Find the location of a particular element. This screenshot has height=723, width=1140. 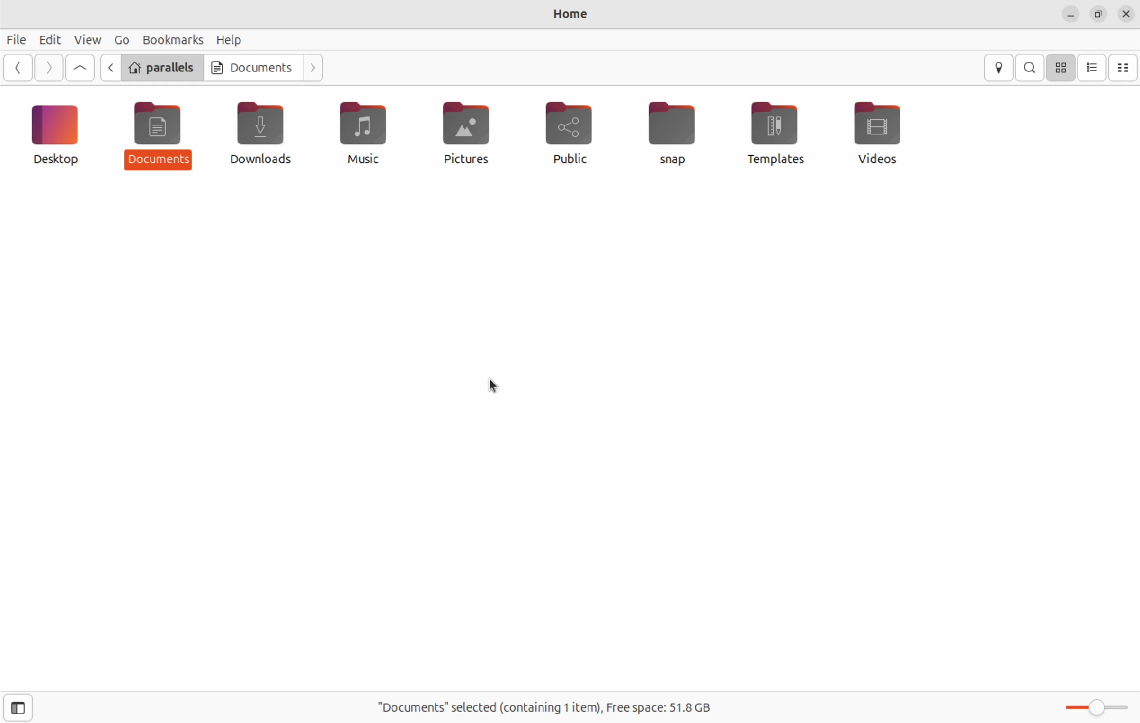

list view is located at coordinates (1093, 67).